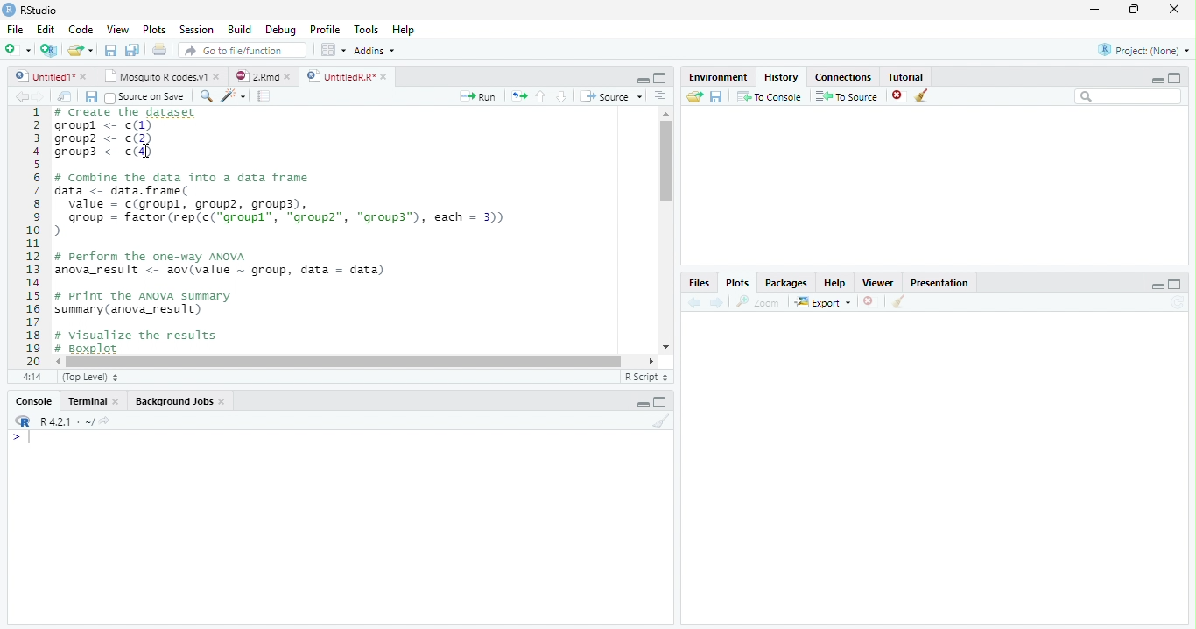 The image size is (1196, 629). I want to click on New file, so click(17, 49).